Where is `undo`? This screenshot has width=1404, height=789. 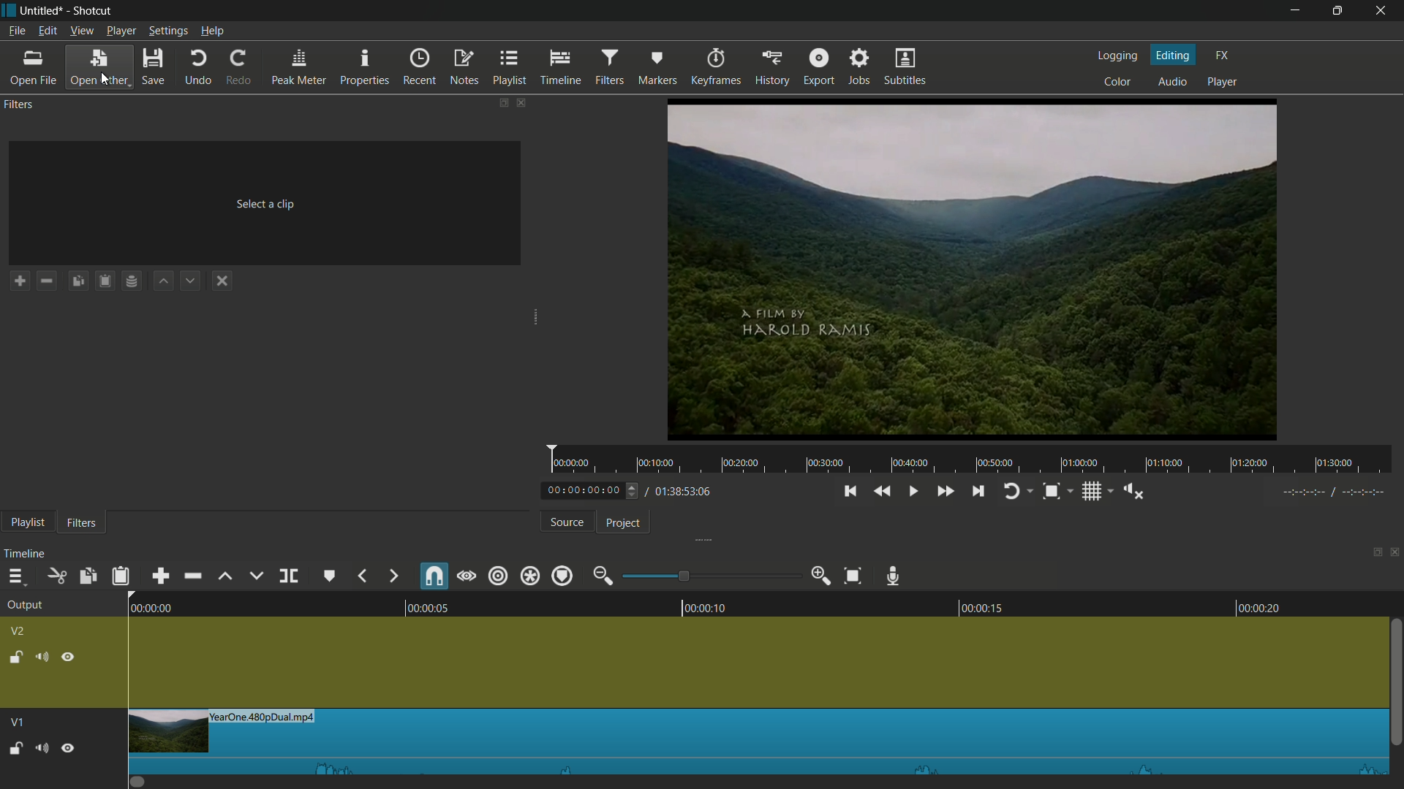 undo is located at coordinates (198, 68).